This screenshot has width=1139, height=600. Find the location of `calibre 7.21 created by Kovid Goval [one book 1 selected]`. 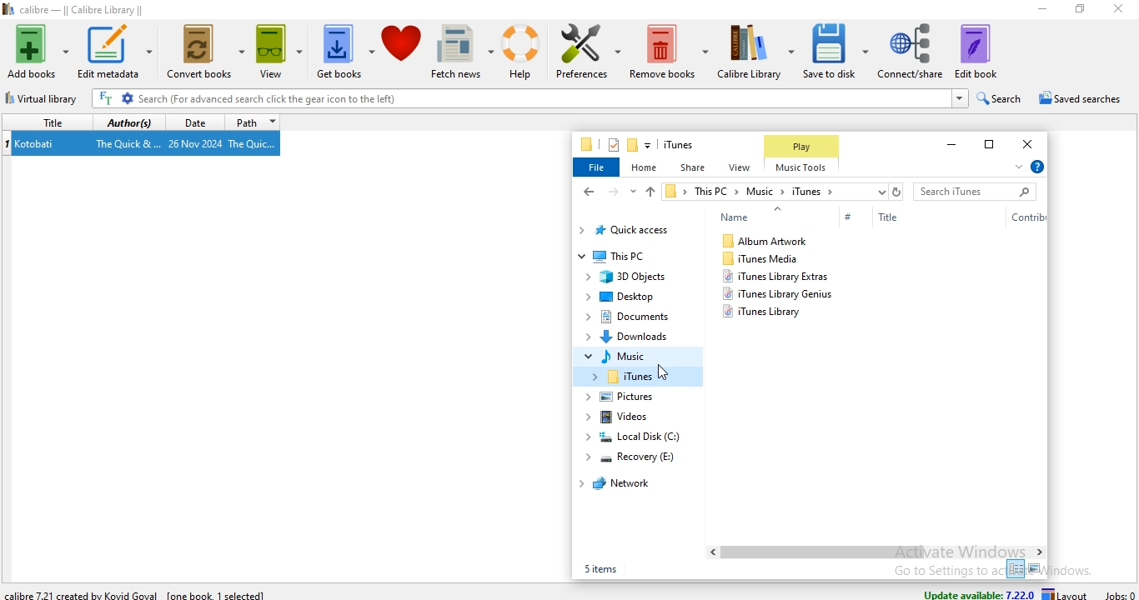

calibre 7.21 created by Kovid Goval [one book 1 selected] is located at coordinates (137, 592).